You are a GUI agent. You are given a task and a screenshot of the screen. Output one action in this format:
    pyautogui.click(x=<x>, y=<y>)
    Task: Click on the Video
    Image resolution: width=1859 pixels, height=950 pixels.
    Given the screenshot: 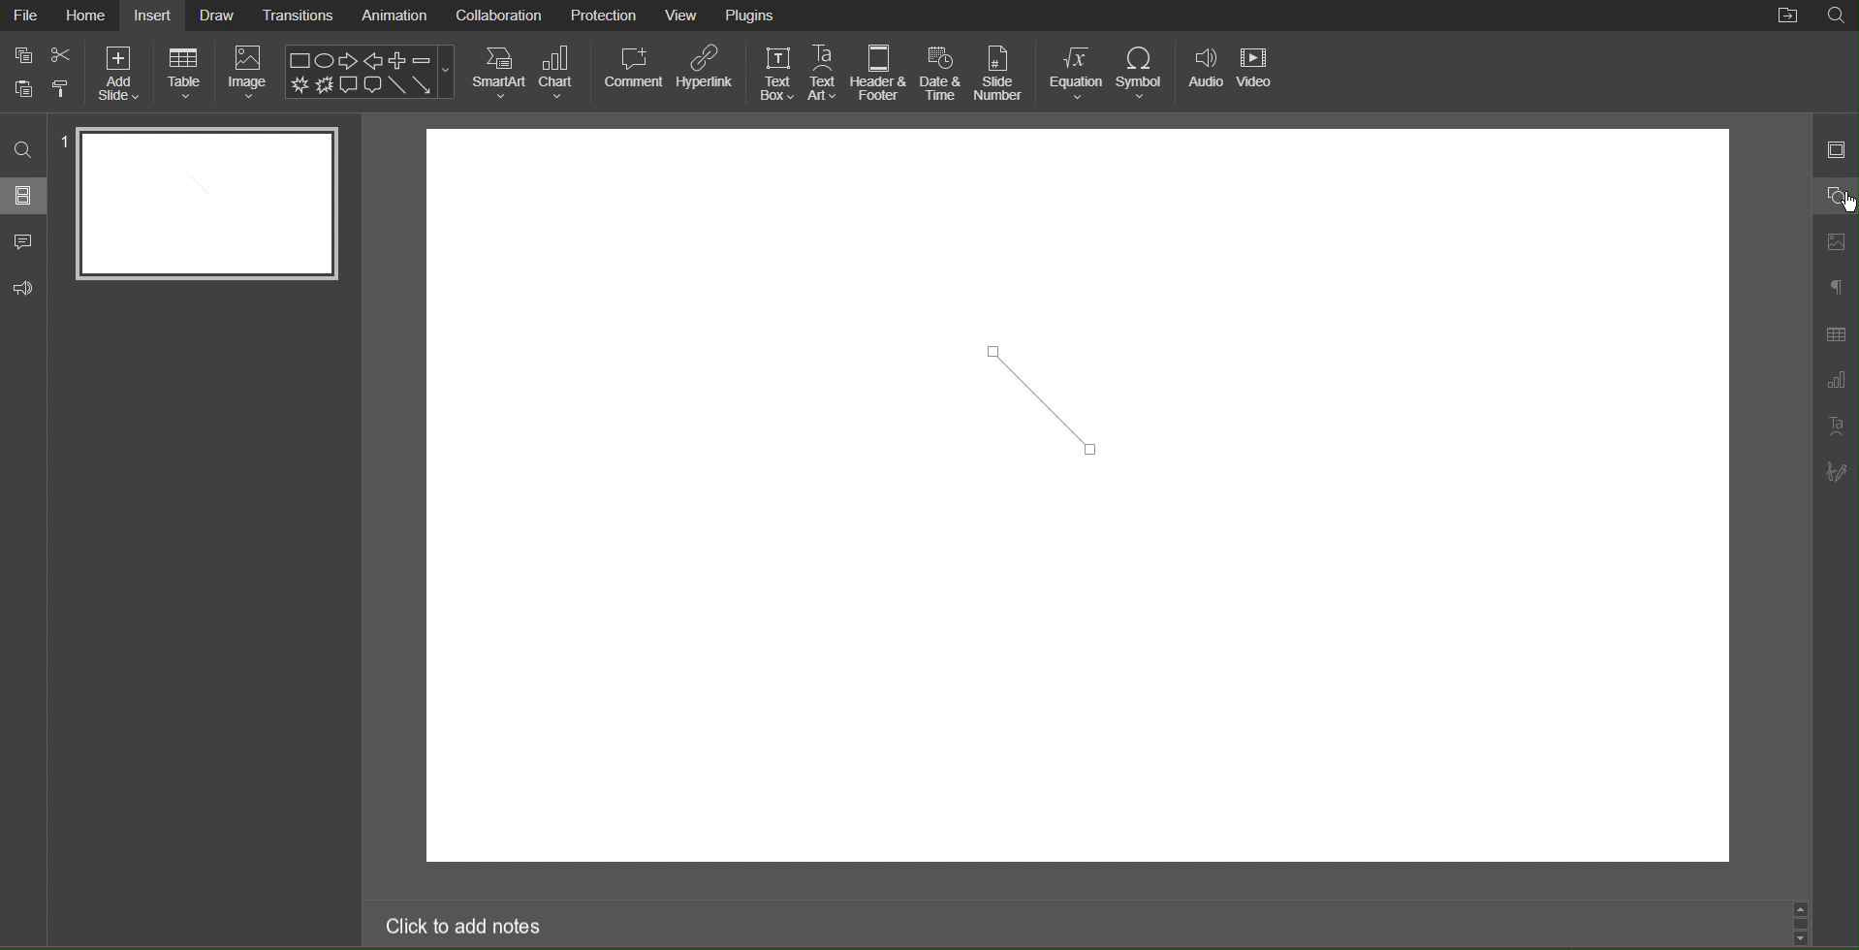 What is the action you would take?
    pyautogui.click(x=1259, y=72)
    